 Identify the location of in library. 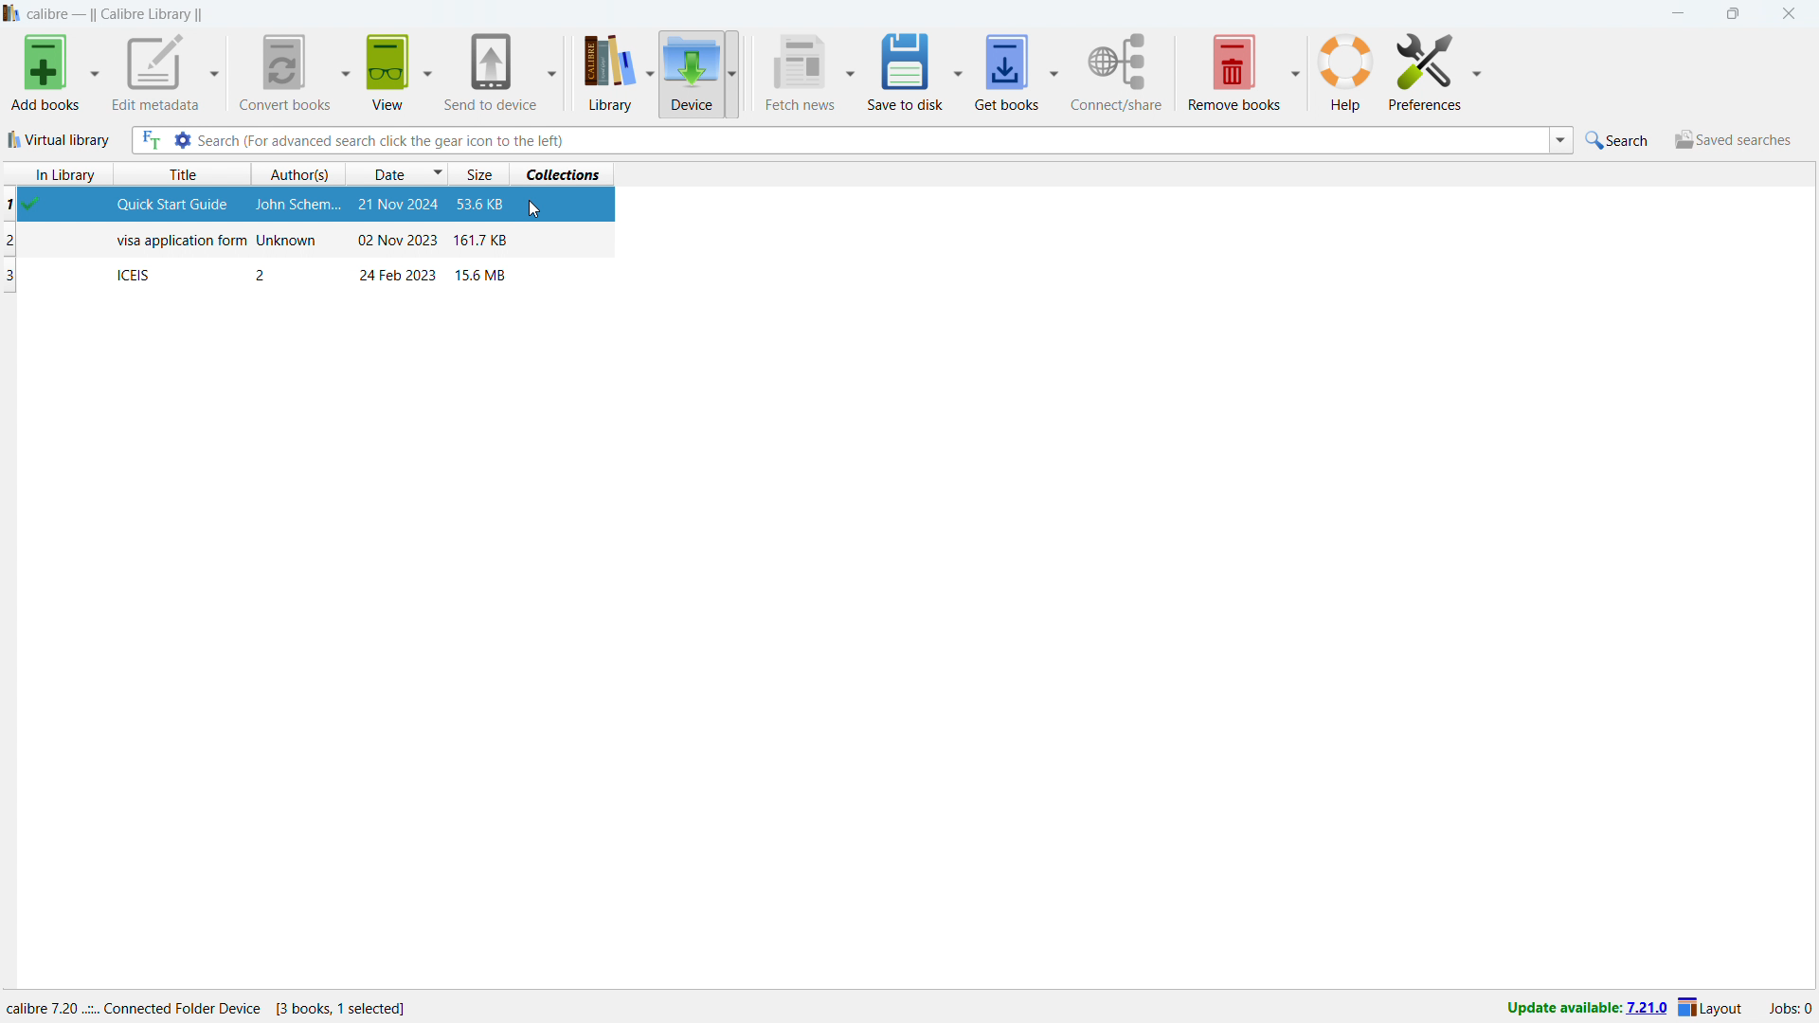
(59, 174).